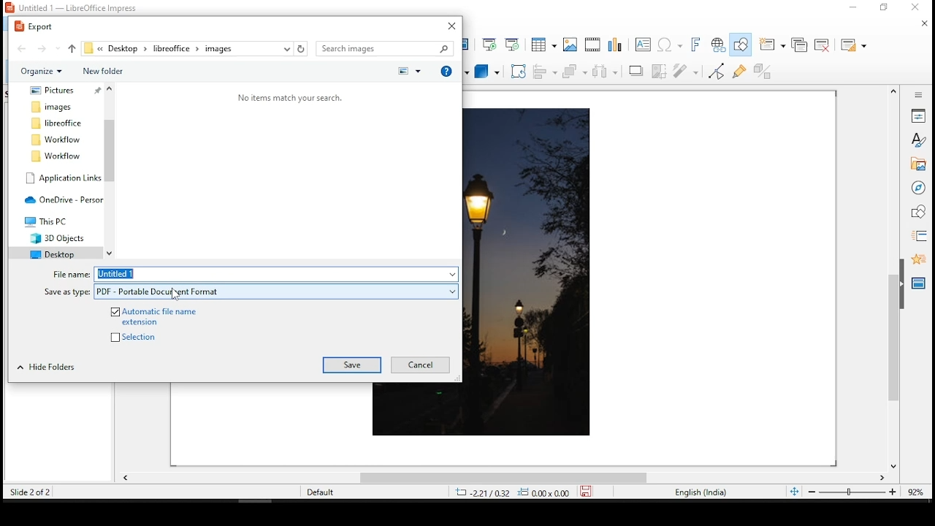  What do you see at coordinates (486, 72) in the screenshot?
I see `3D objects` at bounding box center [486, 72].